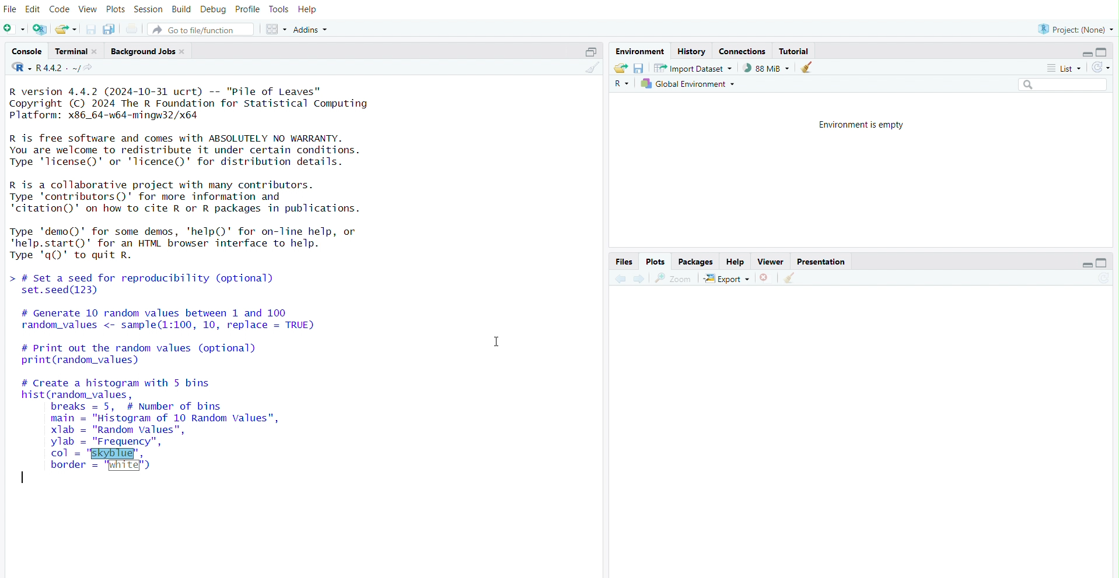 Image resolution: width=1119 pixels, height=578 pixels. I want to click on background jobs, so click(143, 52).